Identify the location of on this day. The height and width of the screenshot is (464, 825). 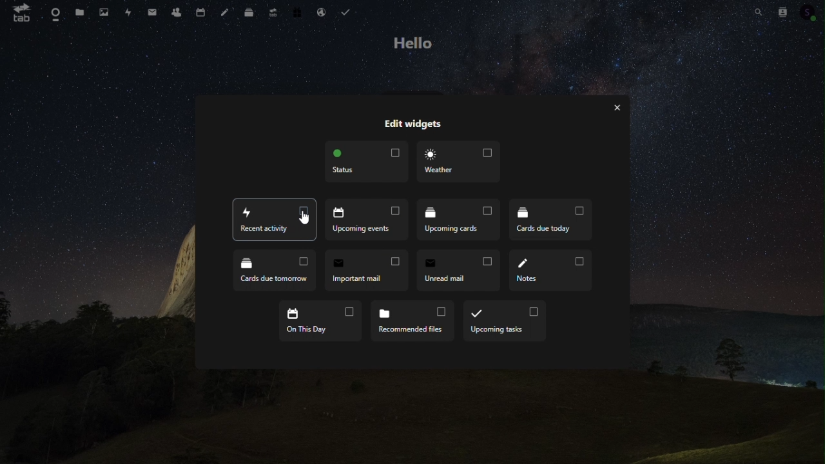
(322, 322).